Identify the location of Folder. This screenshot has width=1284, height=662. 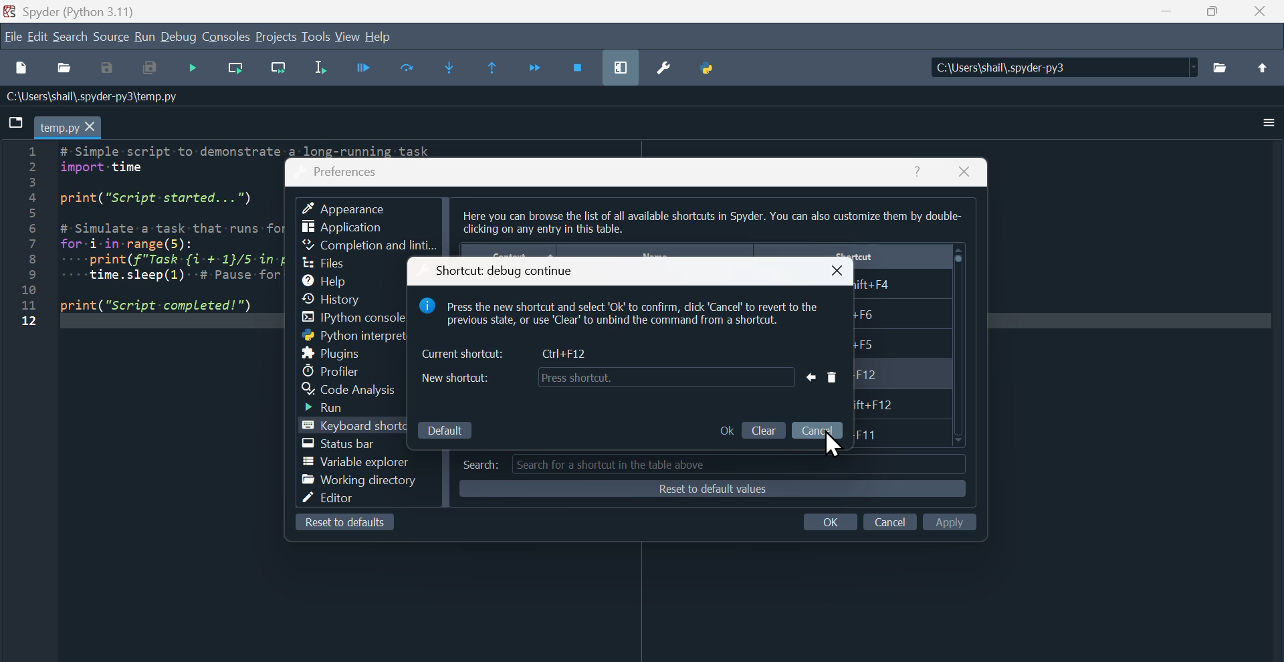
(1225, 70).